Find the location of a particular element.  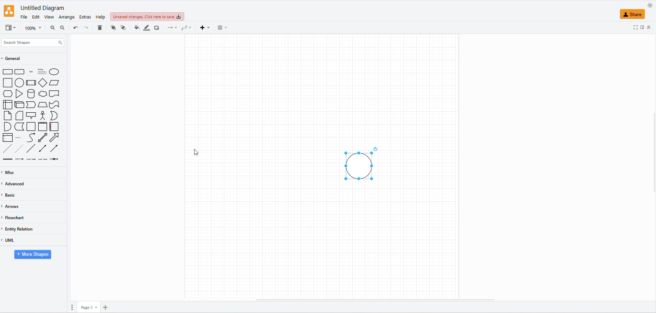

line is located at coordinates (8, 159).